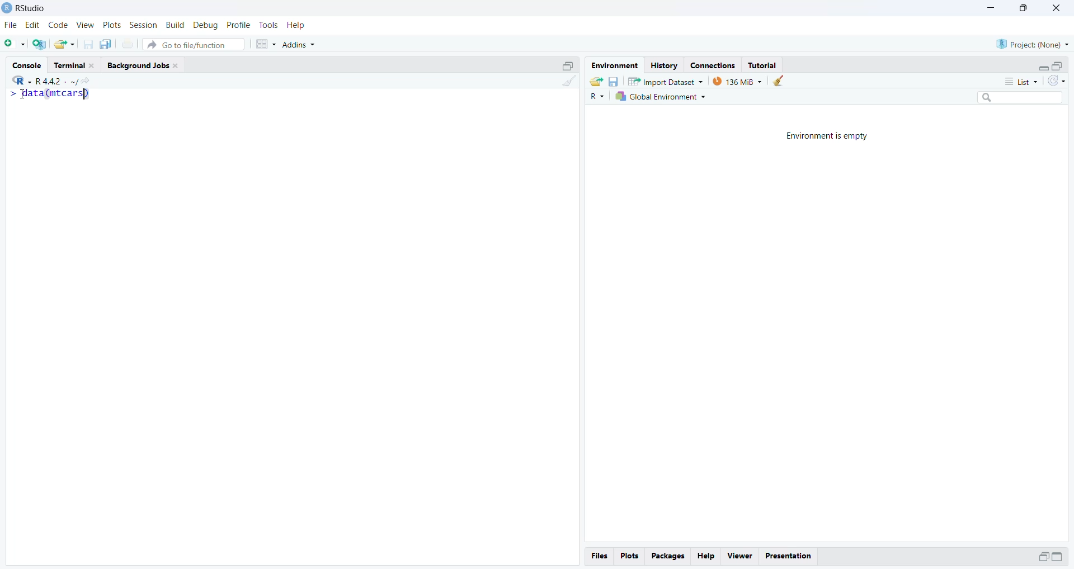  What do you see at coordinates (567, 87) in the screenshot?
I see `Clear console (Ctrl +L)` at bounding box center [567, 87].